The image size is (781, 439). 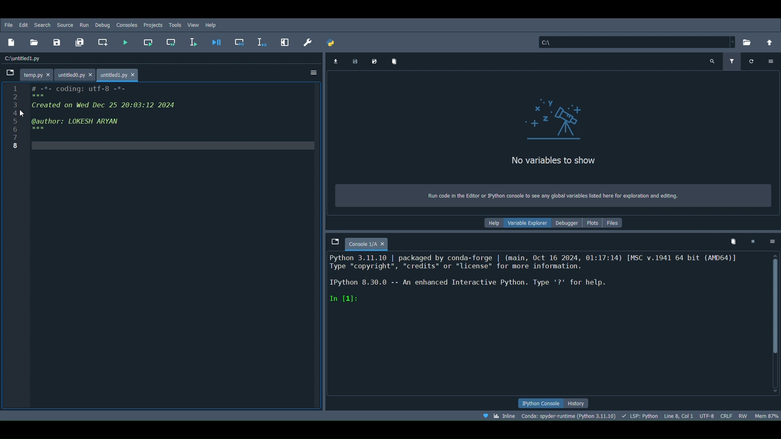 I want to click on Plots, so click(x=593, y=223).